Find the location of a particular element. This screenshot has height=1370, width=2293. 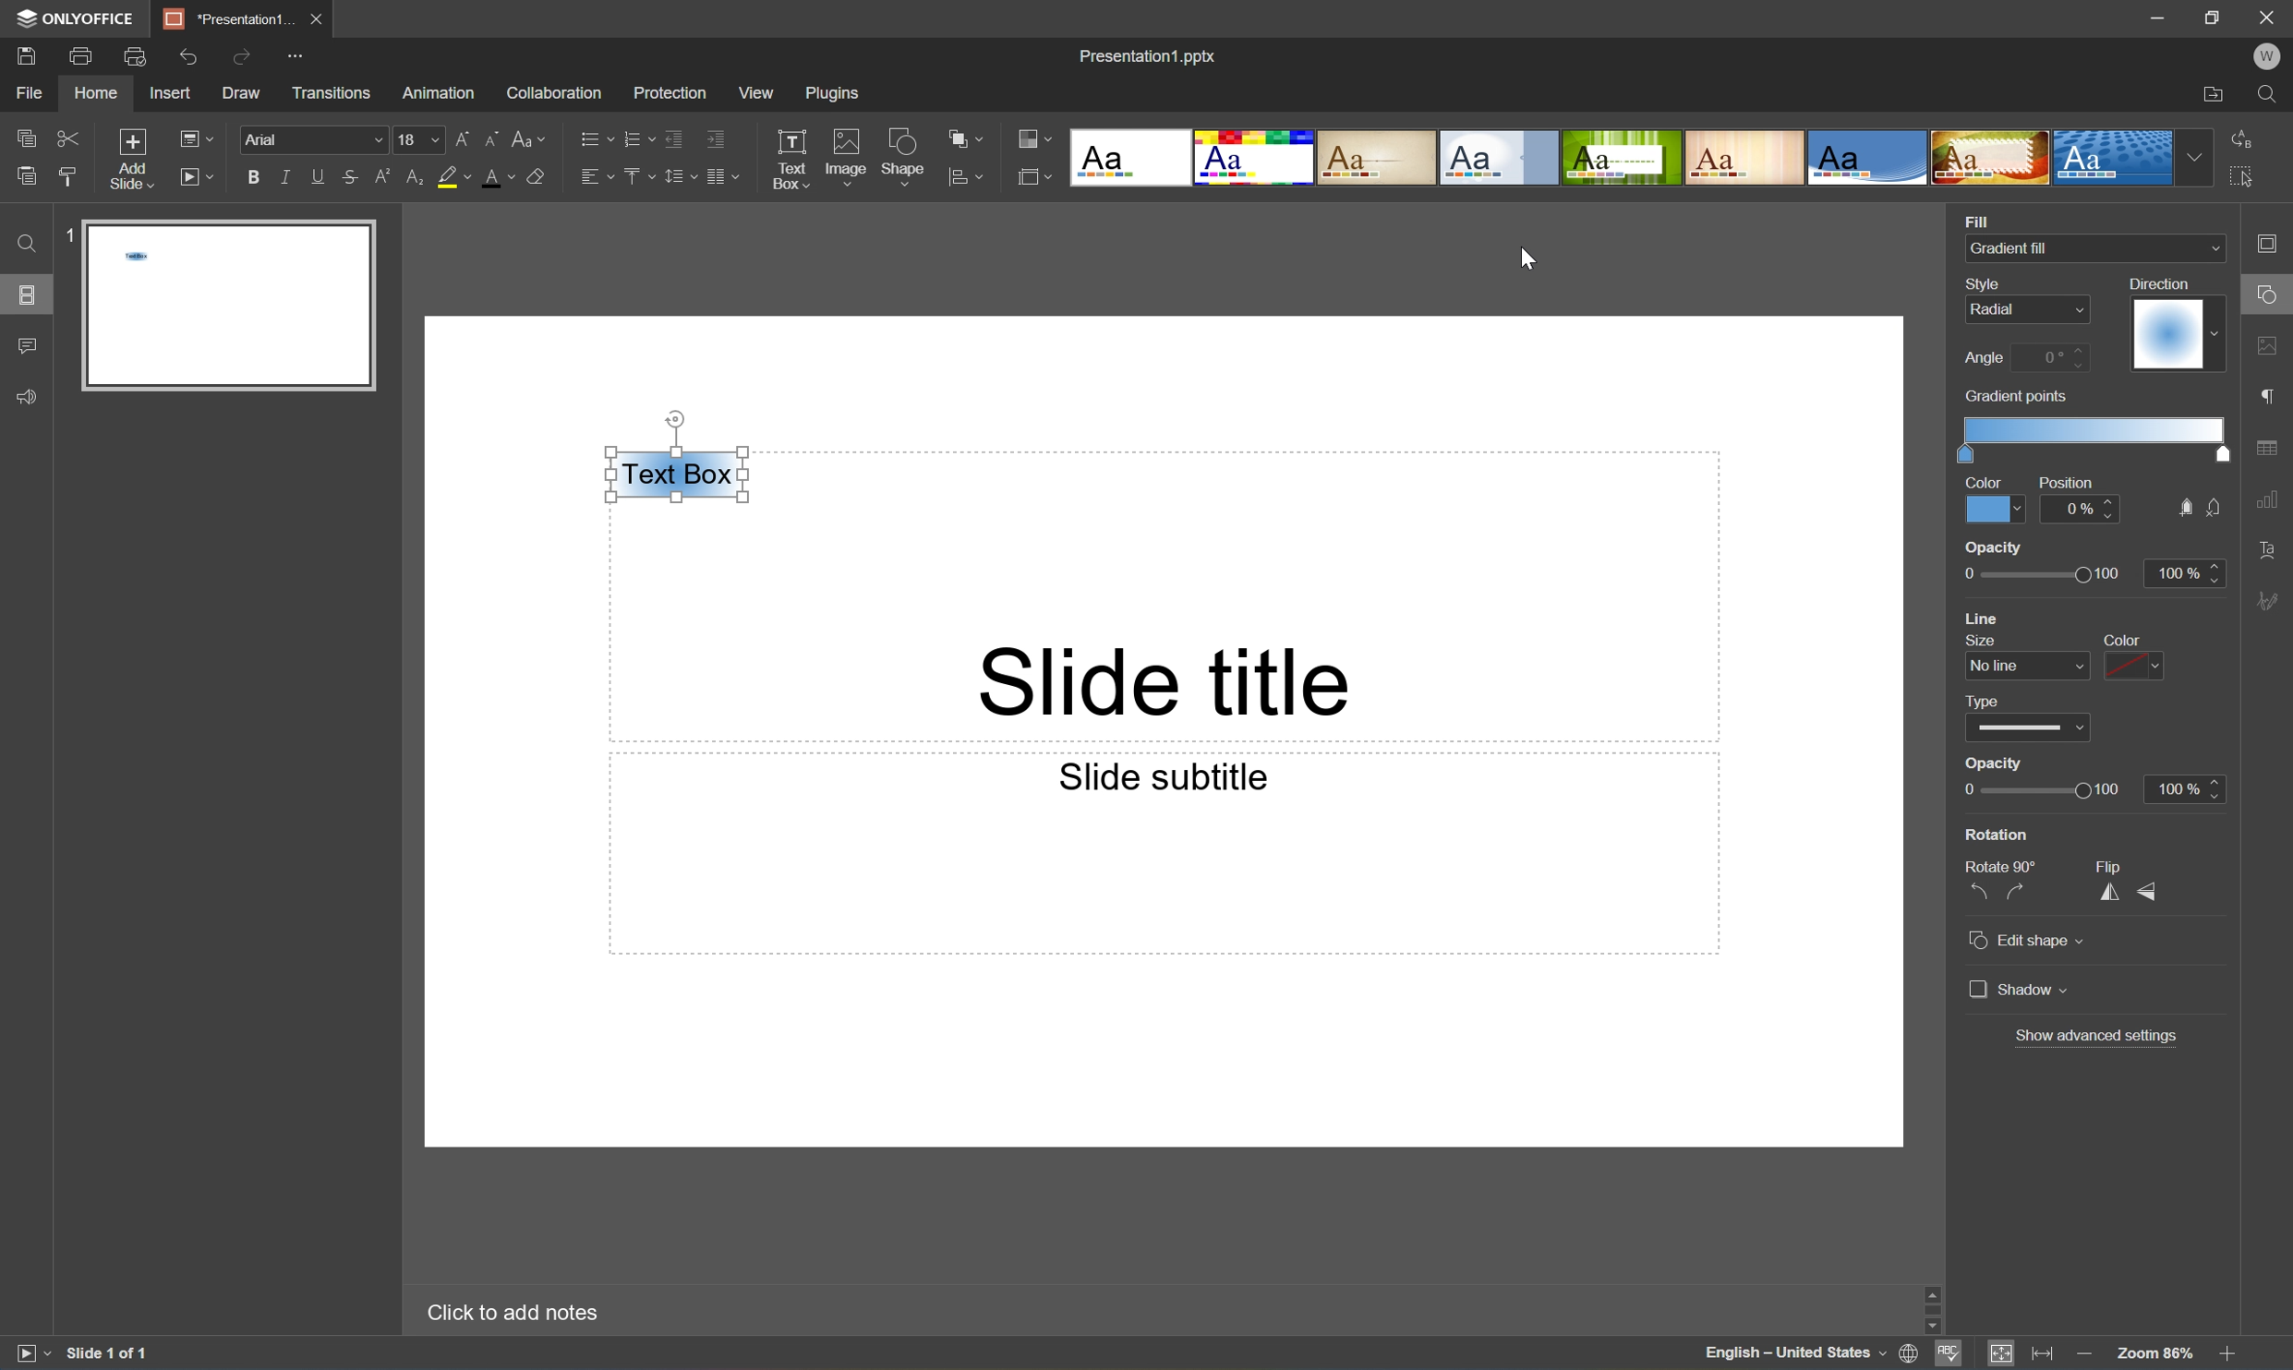

ONLYOFFICE is located at coordinates (76, 19).